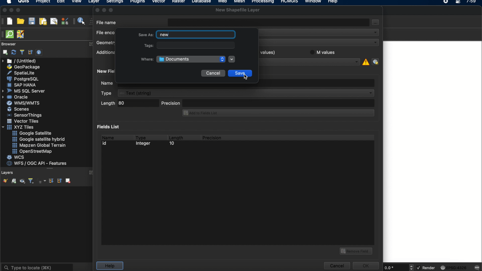 The height and width of the screenshot is (271, 482). Describe the element at coordinates (269, 22) in the screenshot. I see `file name text box` at that location.